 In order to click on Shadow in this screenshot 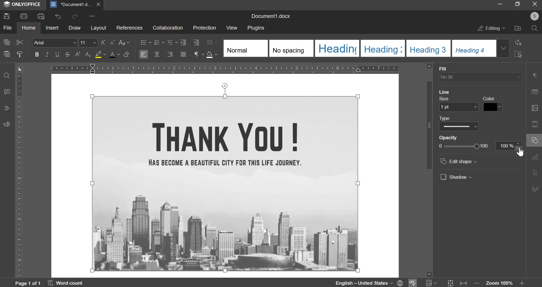, I will do `click(457, 177)`.